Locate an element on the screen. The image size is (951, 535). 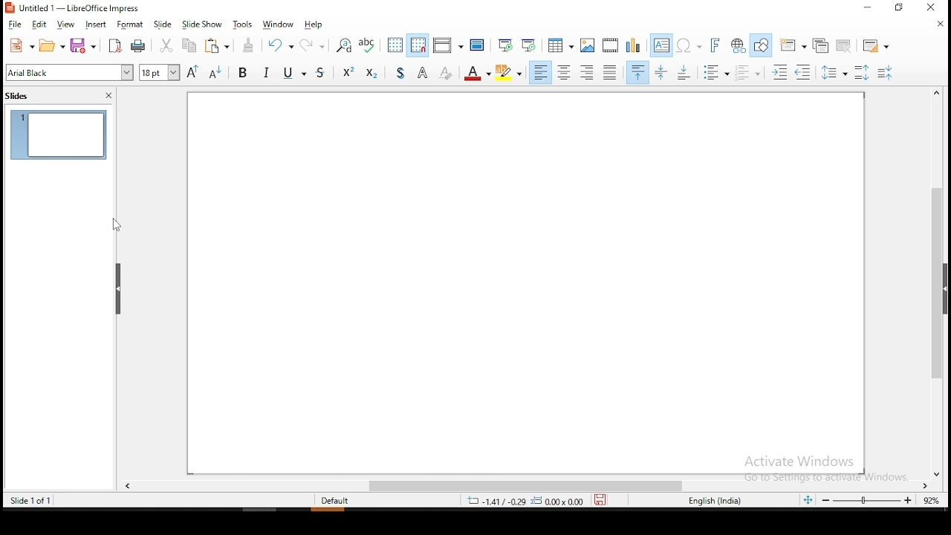
19.59/-0.26 is located at coordinates (491, 501).